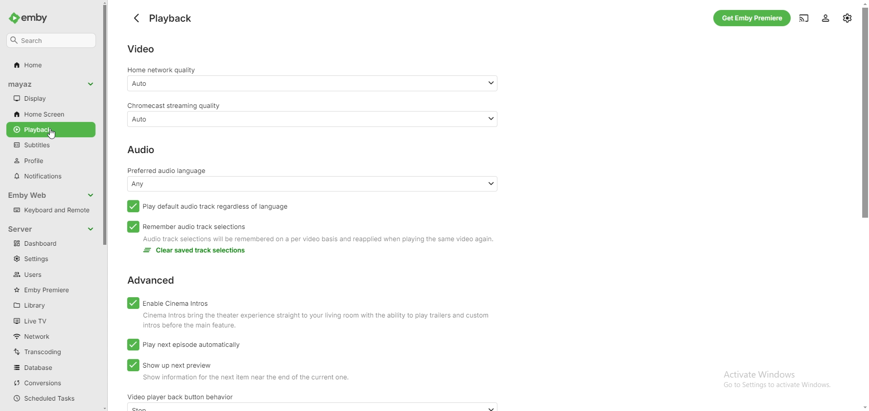 The width and height of the screenshot is (869, 411). Describe the element at coordinates (141, 49) in the screenshot. I see `video` at that location.